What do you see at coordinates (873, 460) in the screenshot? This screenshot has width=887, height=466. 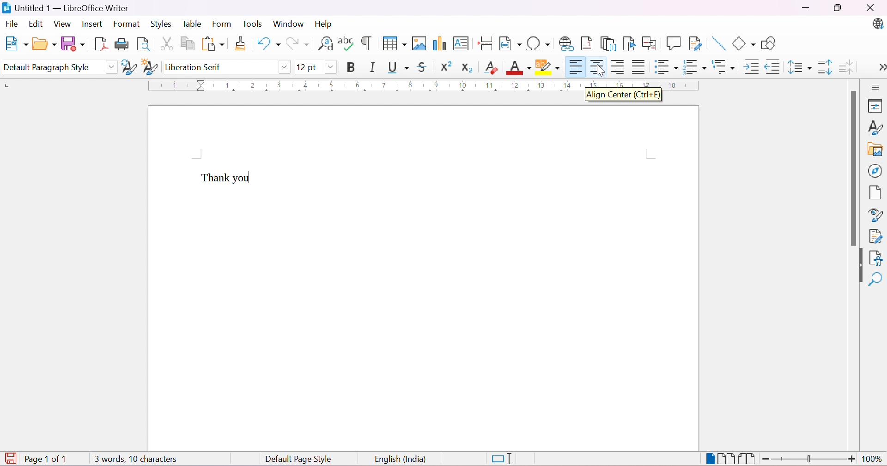 I see `100%` at bounding box center [873, 460].